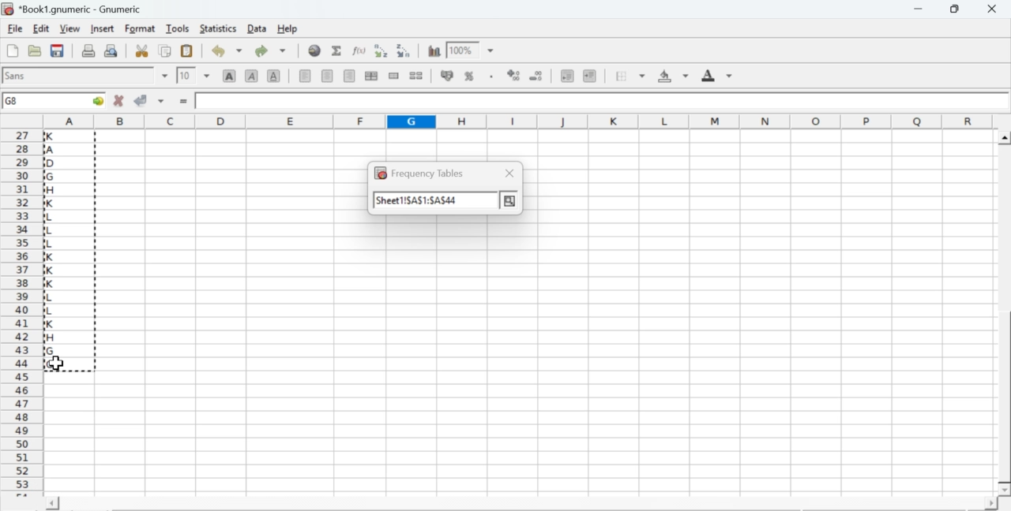 This screenshot has width=1011, height=511. What do you see at coordinates (185, 102) in the screenshot?
I see `enter formula` at bounding box center [185, 102].